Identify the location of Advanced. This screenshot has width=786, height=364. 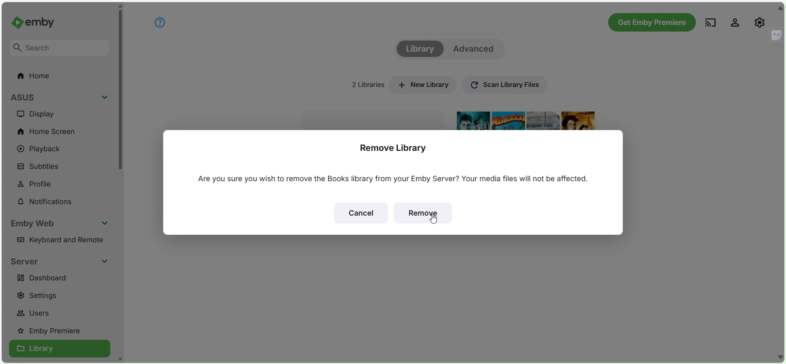
(476, 49).